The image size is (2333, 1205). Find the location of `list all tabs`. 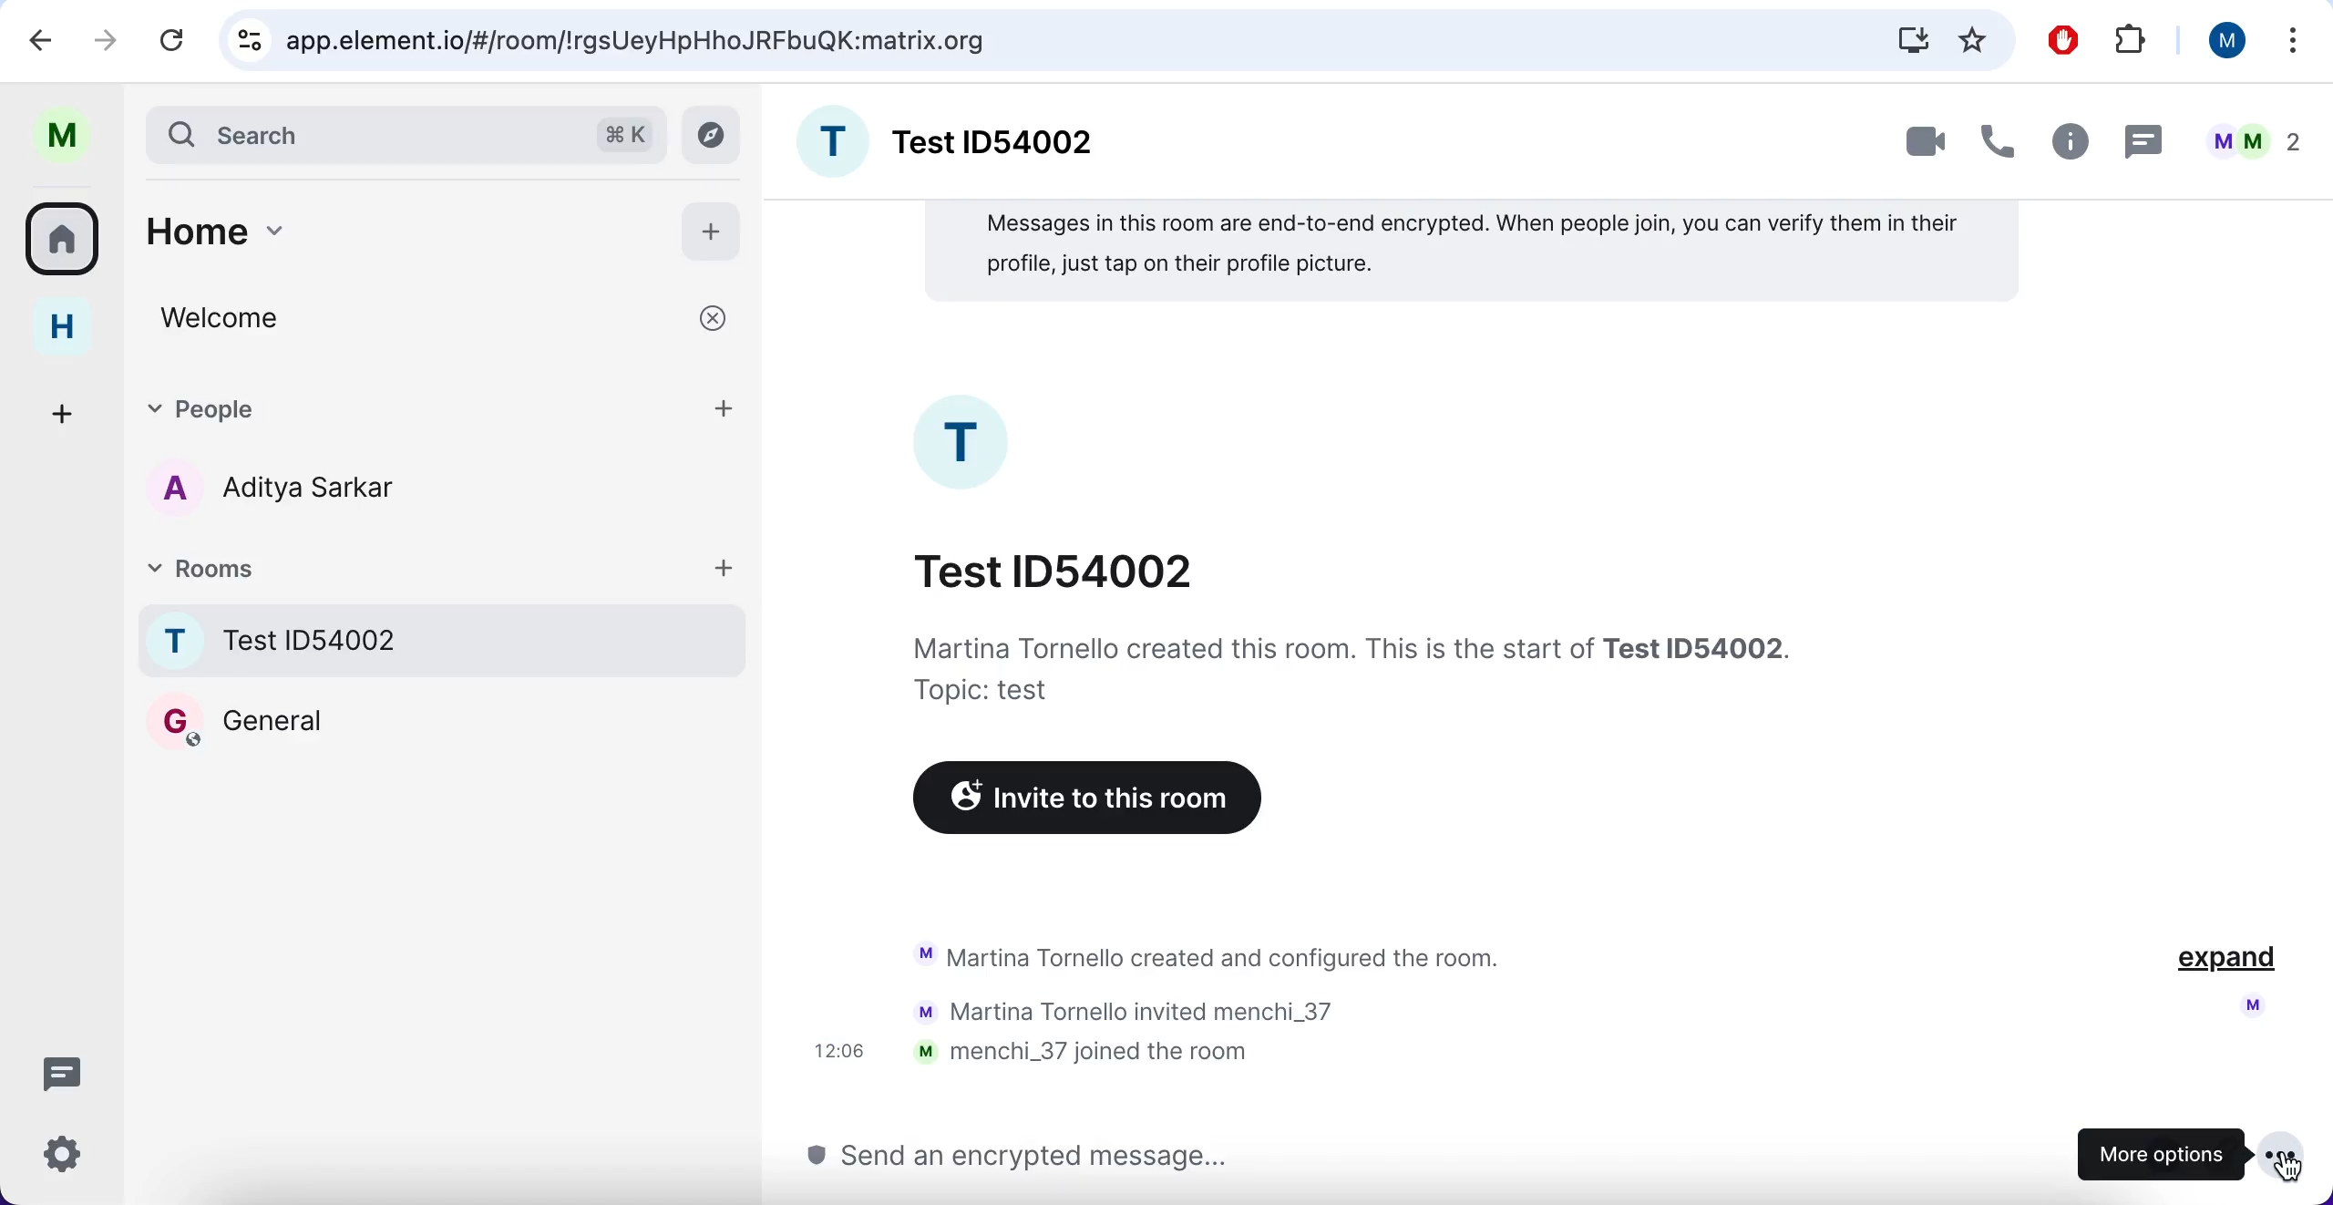

list all tabs is located at coordinates (2295, 39).